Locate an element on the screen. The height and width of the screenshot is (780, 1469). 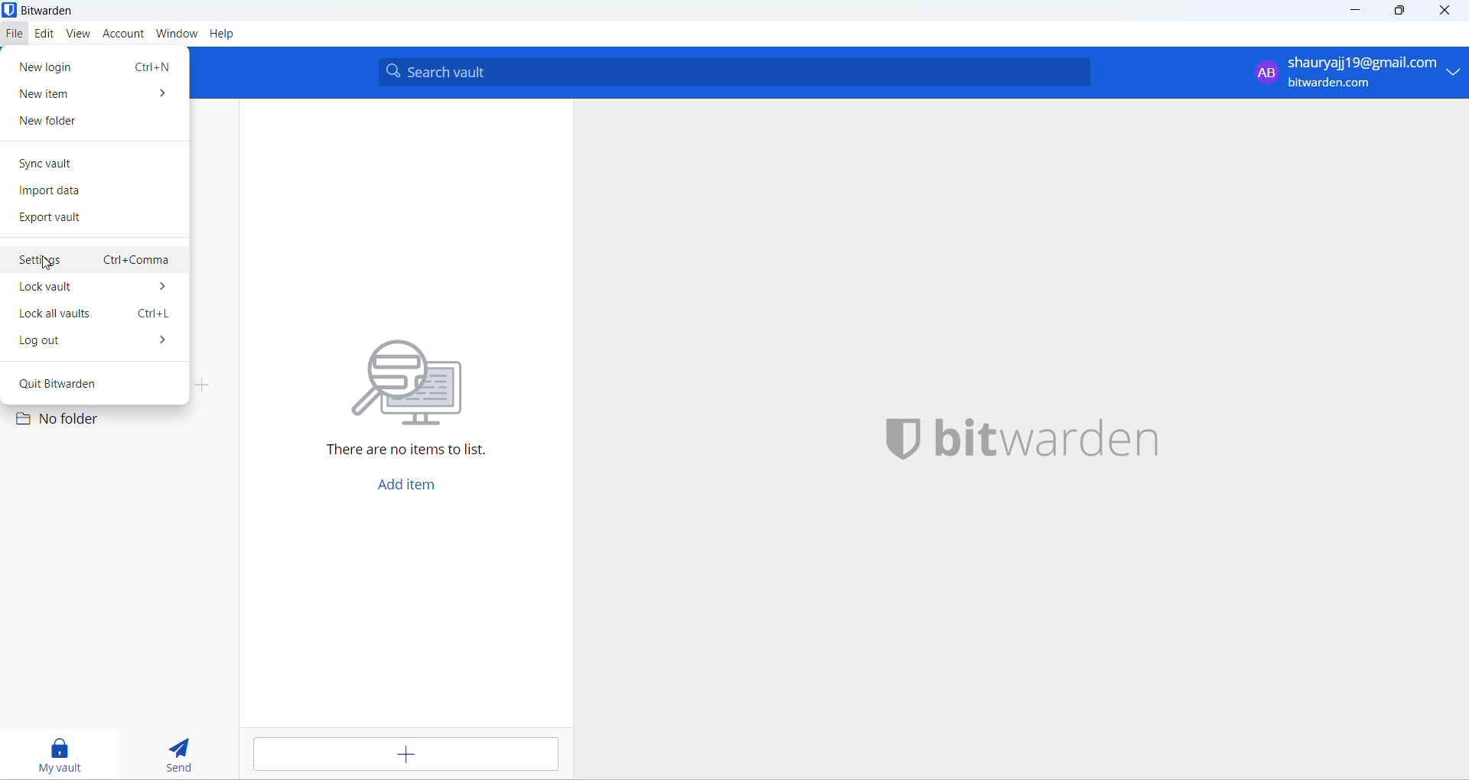
window is located at coordinates (175, 34).